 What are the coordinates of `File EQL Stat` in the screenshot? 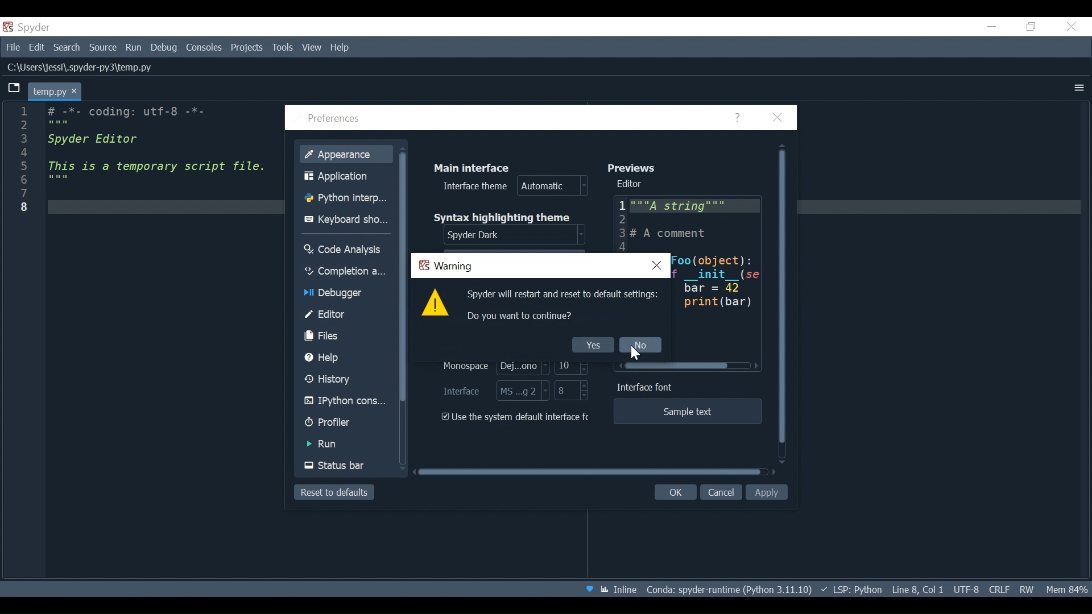 It's located at (999, 588).